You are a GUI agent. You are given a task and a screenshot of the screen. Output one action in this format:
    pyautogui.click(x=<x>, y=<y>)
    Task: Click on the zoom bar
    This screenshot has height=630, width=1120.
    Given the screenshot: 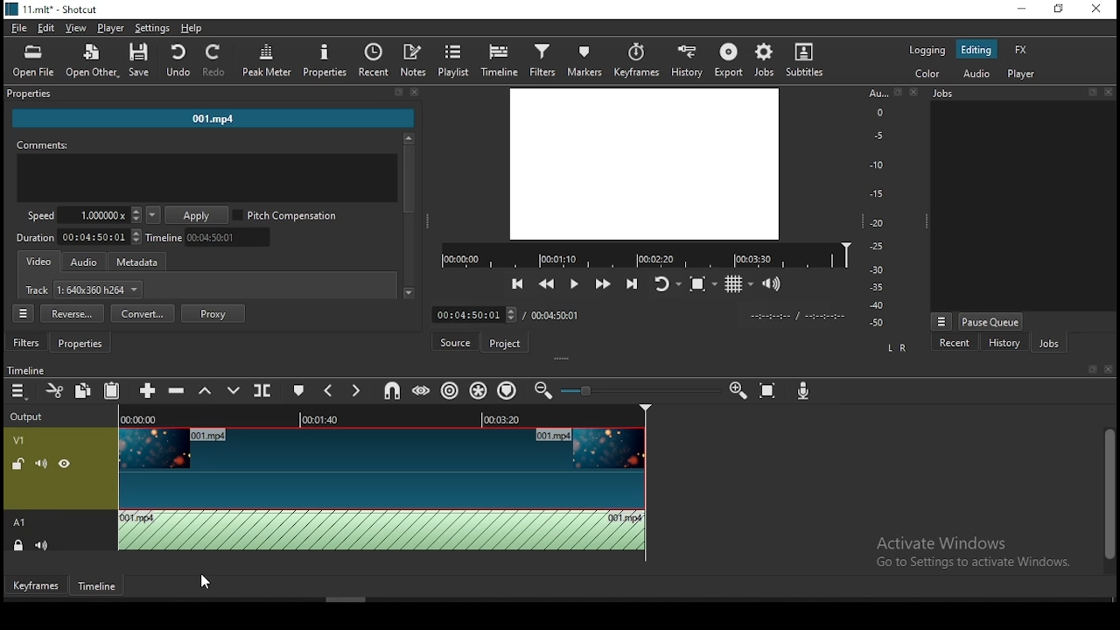 What is the action you would take?
    pyautogui.click(x=638, y=390)
    